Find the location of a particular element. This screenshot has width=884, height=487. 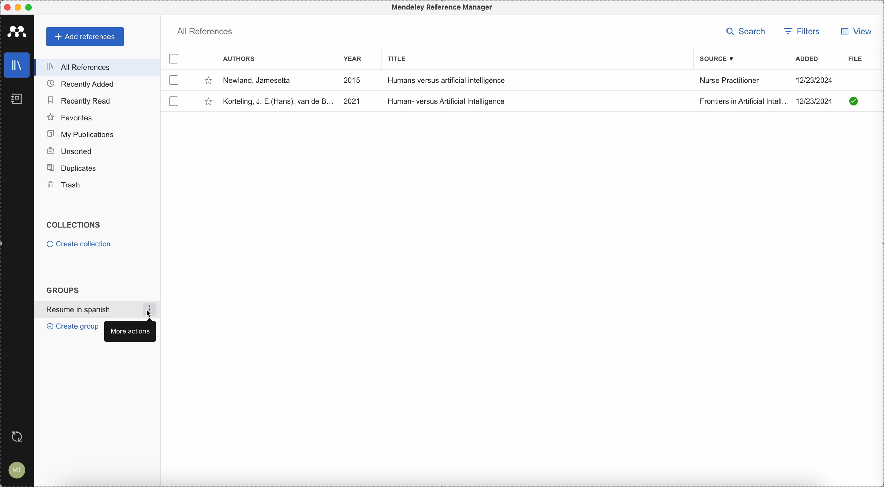

2015 is located at coordinates (354, 82).